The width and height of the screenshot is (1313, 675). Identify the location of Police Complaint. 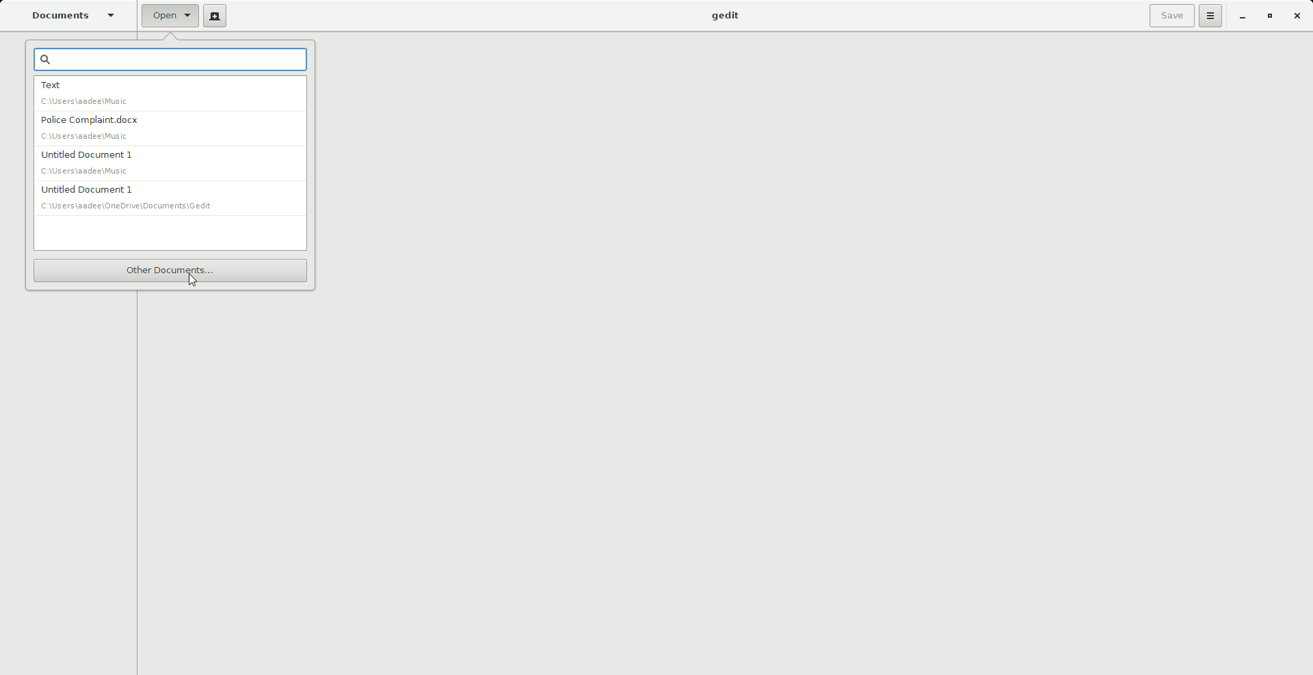
(170, 129).